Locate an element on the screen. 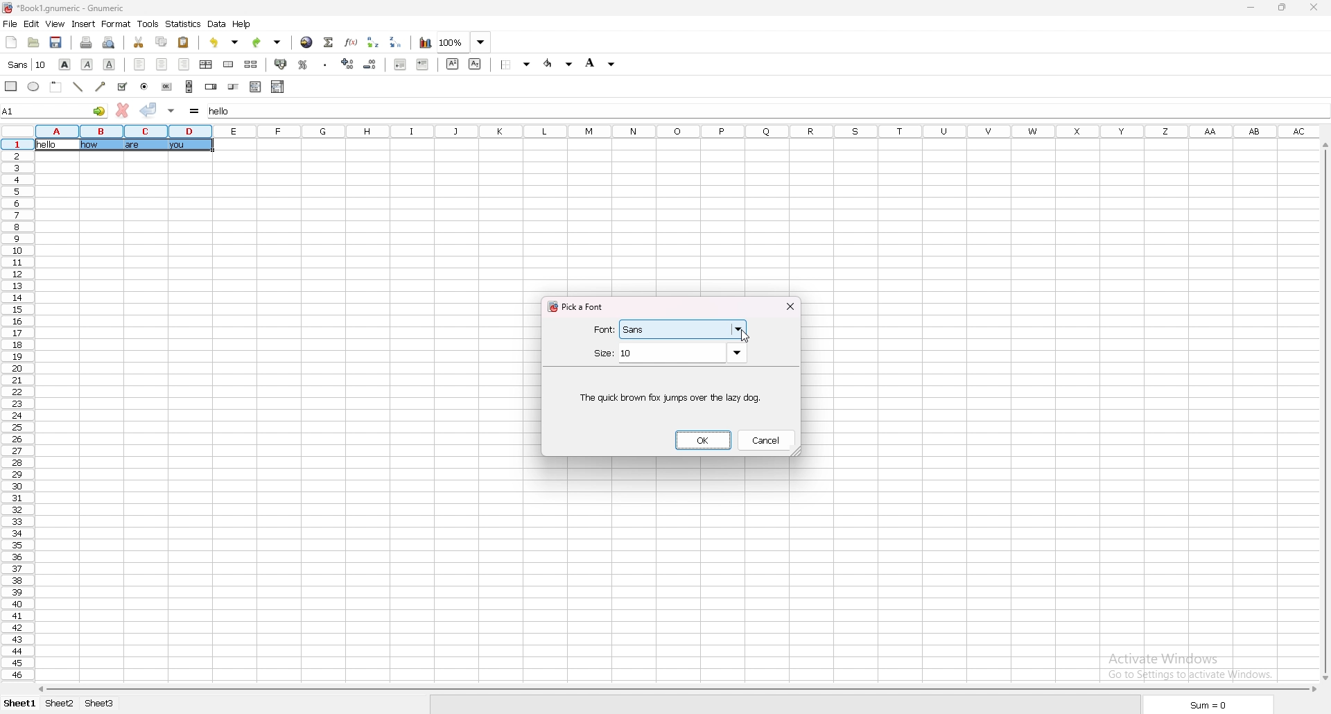  cut is located at coordinates (138, 41).